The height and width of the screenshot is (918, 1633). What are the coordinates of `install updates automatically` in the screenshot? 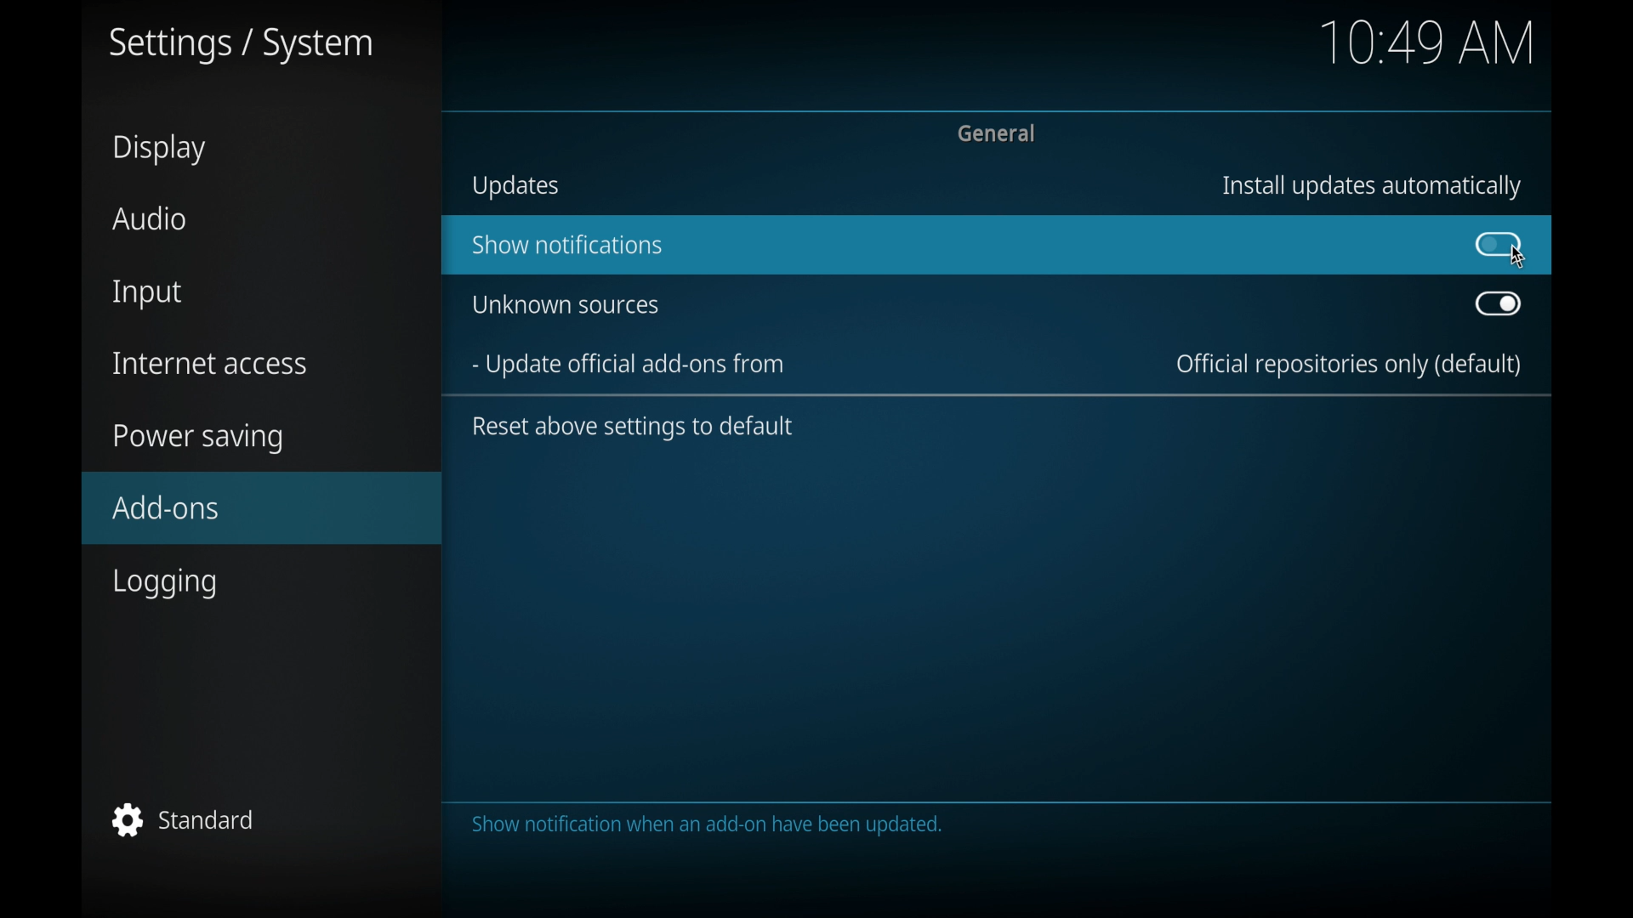 It's located at (1372, 188).